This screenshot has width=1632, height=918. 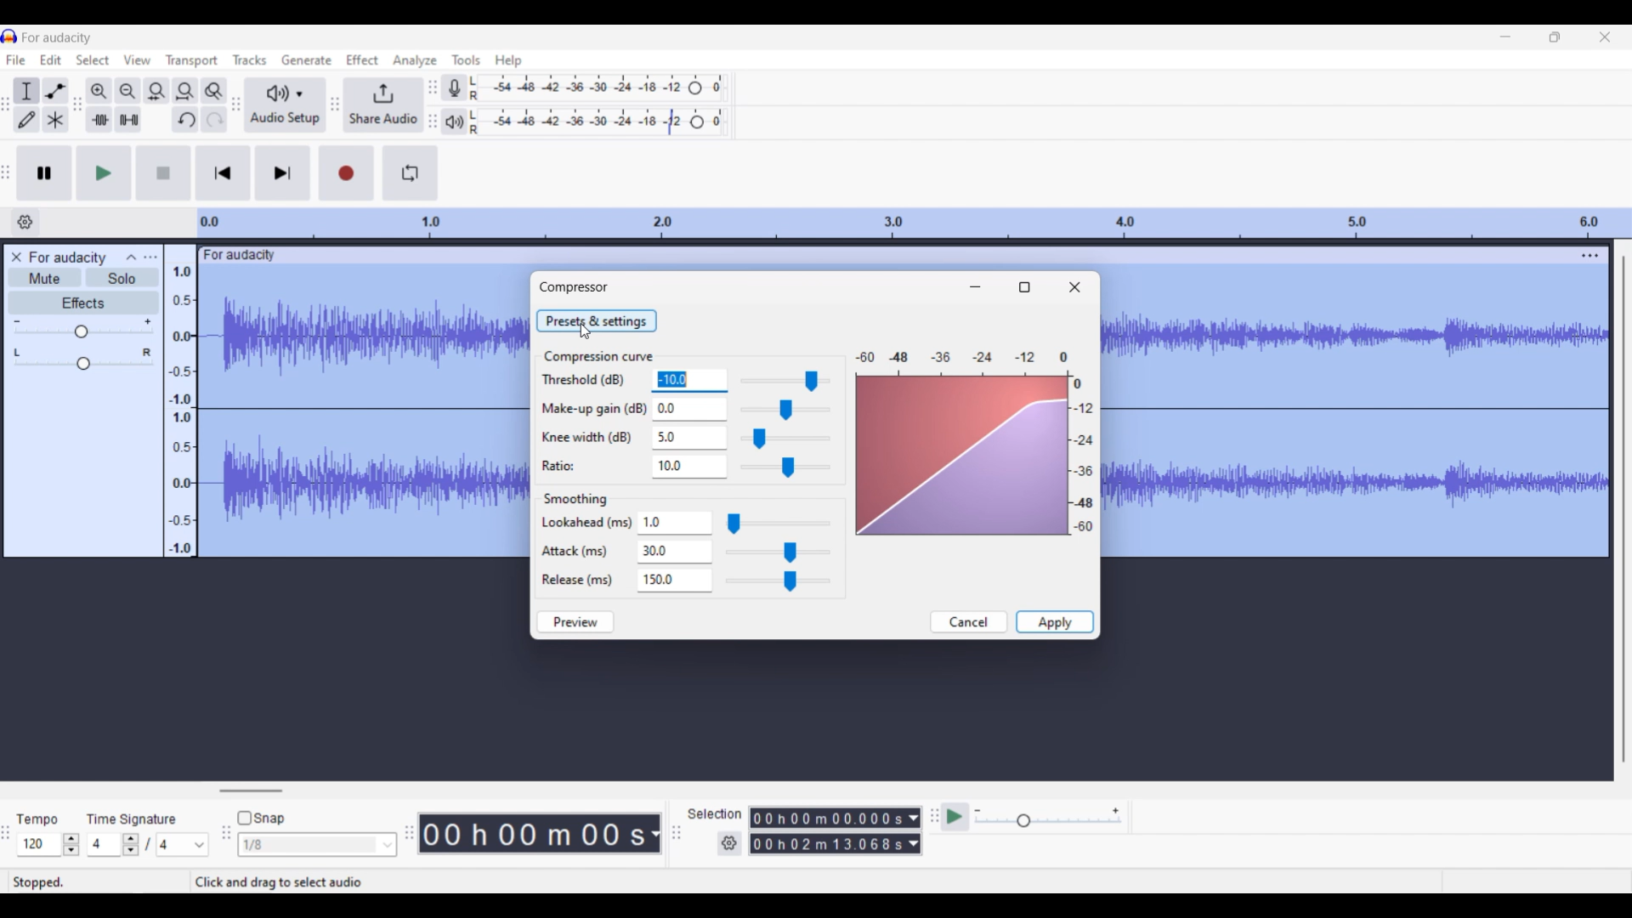 I want to click on Minimize , so click(x=1505, y=37).